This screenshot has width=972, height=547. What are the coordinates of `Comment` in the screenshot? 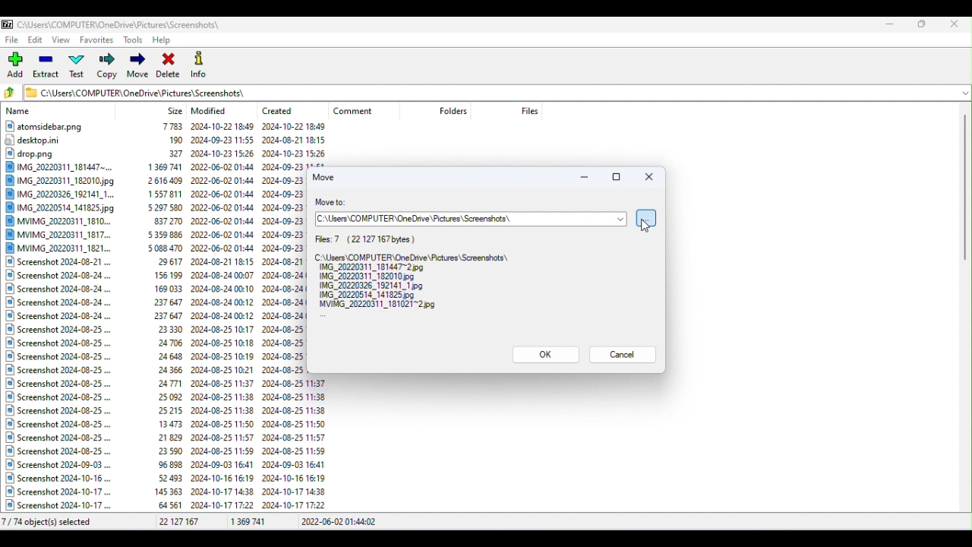 It's located at (360, 111).